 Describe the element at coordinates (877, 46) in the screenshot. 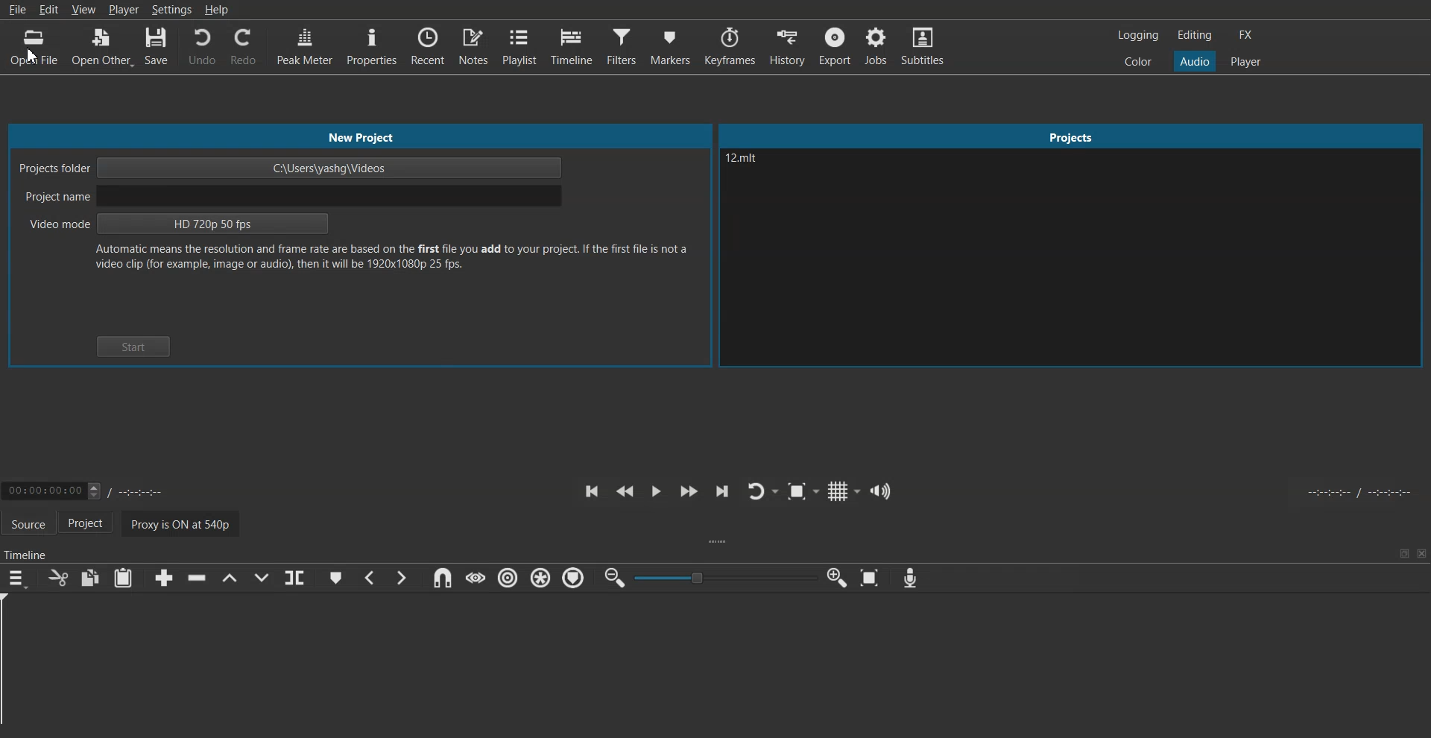

I see `Jobs` at that location.